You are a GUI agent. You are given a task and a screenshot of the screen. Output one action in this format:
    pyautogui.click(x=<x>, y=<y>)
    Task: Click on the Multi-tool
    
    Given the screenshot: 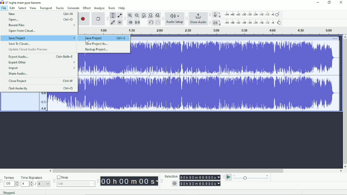 What is the action you would take?
    pyautogui.click(x=119, y=23)
    